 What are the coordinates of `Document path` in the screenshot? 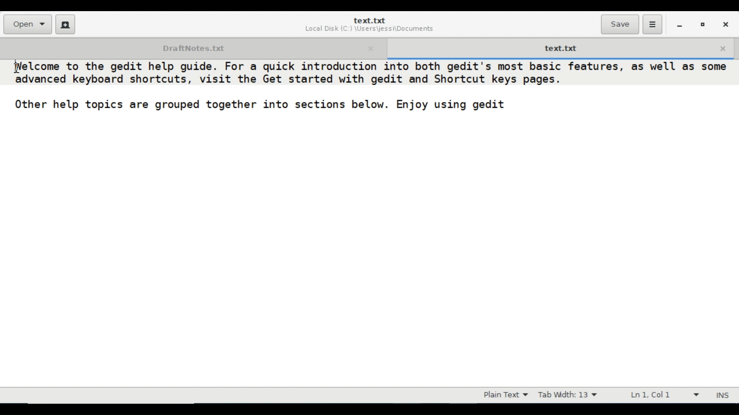 It's located at (368, 30).